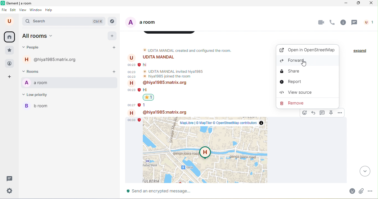 This screenshot has height=199, width=378. I want to click on share, so click(297, 71).